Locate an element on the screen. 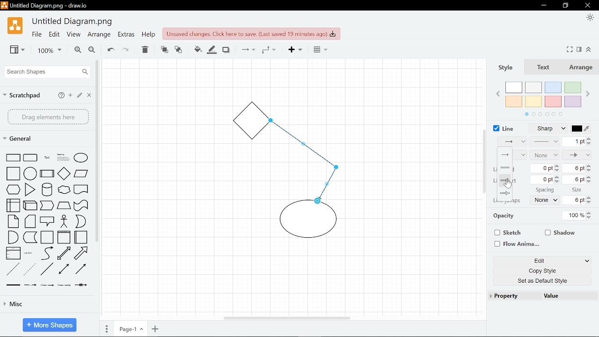 Image resolution: width=599 pixels, height=337 pixels. More shapes is located at coordinates (49, 324).